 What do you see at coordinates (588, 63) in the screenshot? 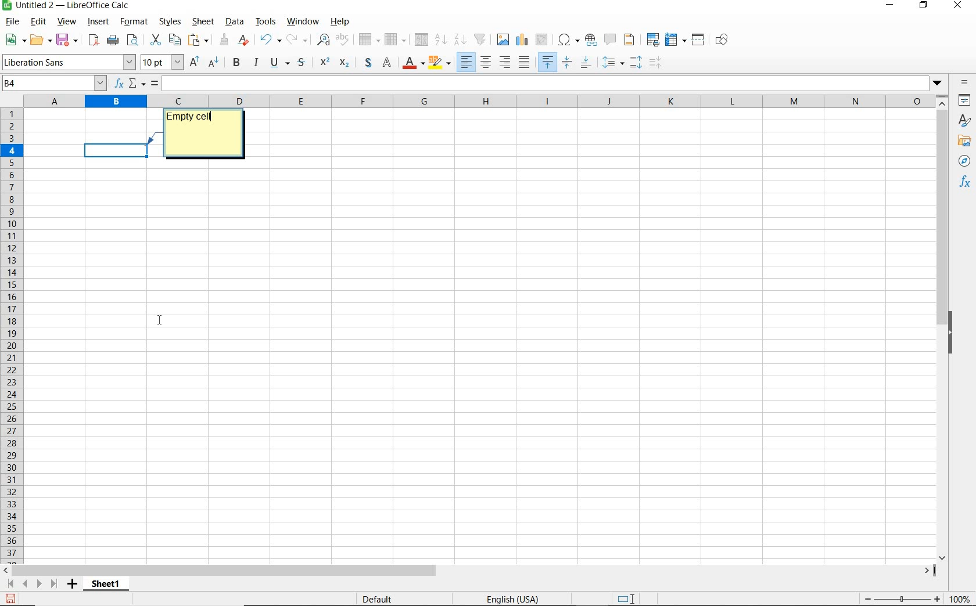
I see `align bottom` at bounding box center [588, 63].